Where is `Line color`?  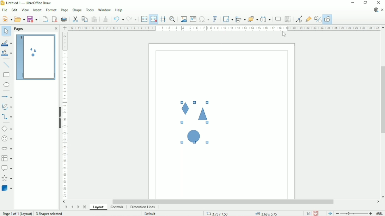 Line color is located at coordinates (6, 42).